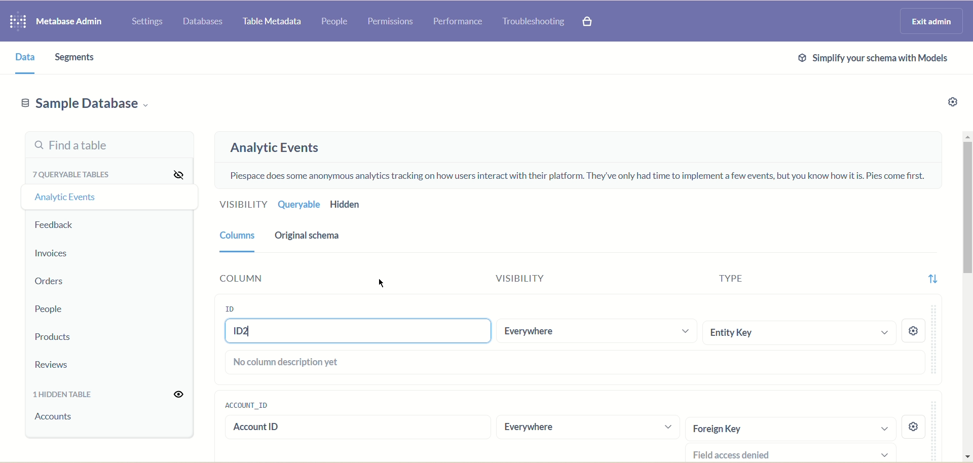 The image size is (973, 463). Describe the element at coordinates (48, 281) in the screenshot. I see `Orders` at that location.